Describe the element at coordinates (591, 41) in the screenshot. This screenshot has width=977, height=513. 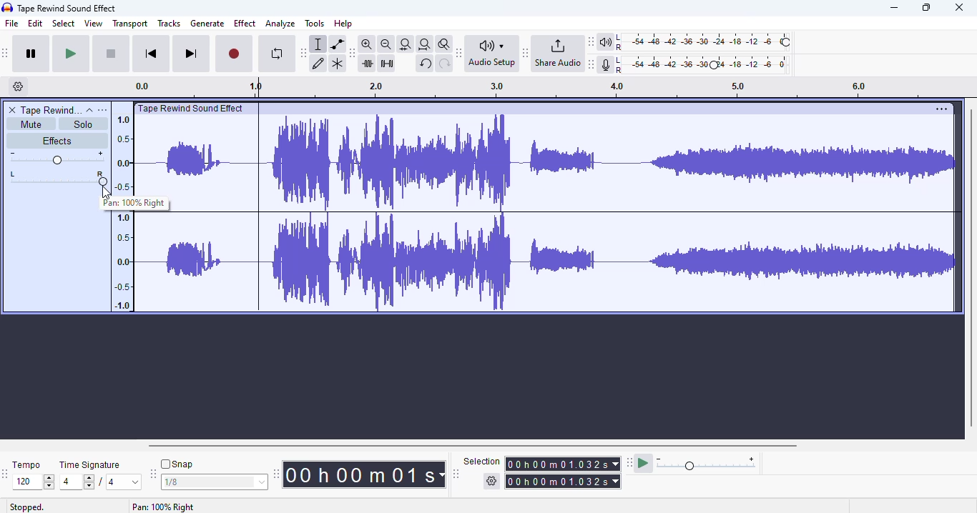
I see `audacity playback meter toolbar` at that location.